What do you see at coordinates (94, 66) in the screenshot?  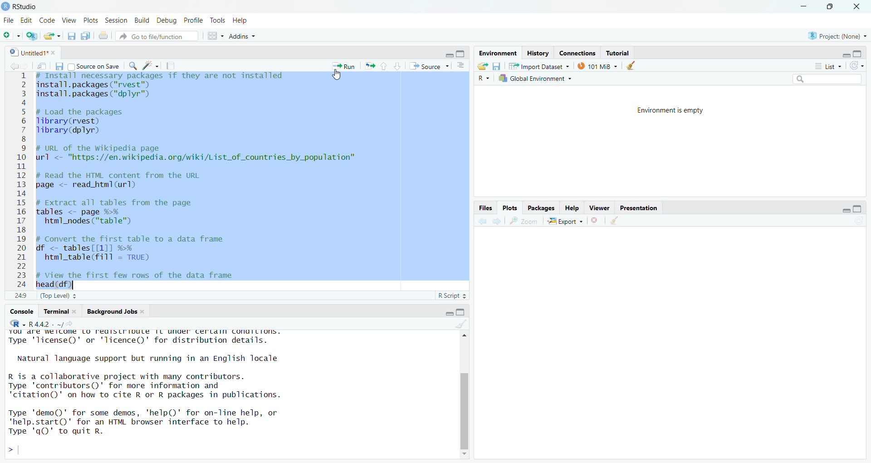 I see `Source on save` at bounding box center [94, 66].